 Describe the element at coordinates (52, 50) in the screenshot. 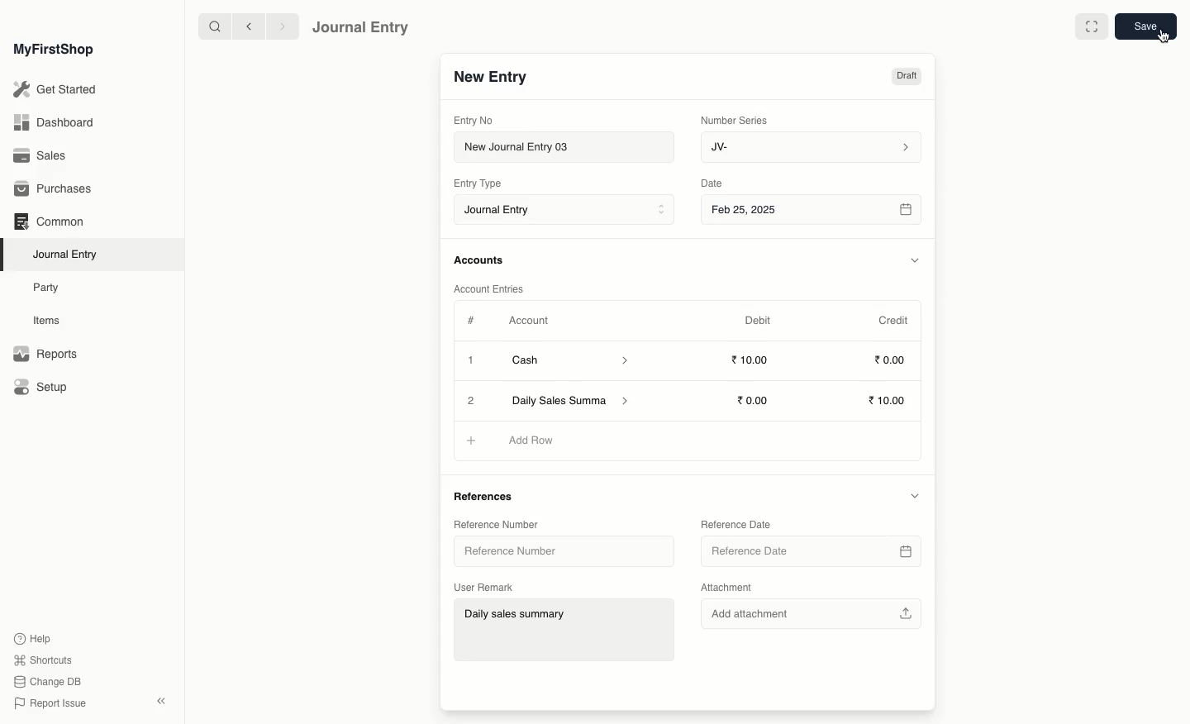

I see `MyFirstShop` at that location.